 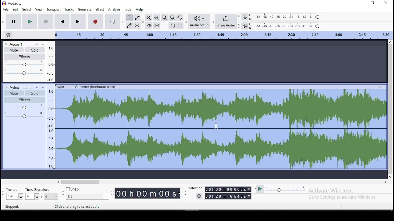 I want to click on collapse, so click(x=37, y=88).